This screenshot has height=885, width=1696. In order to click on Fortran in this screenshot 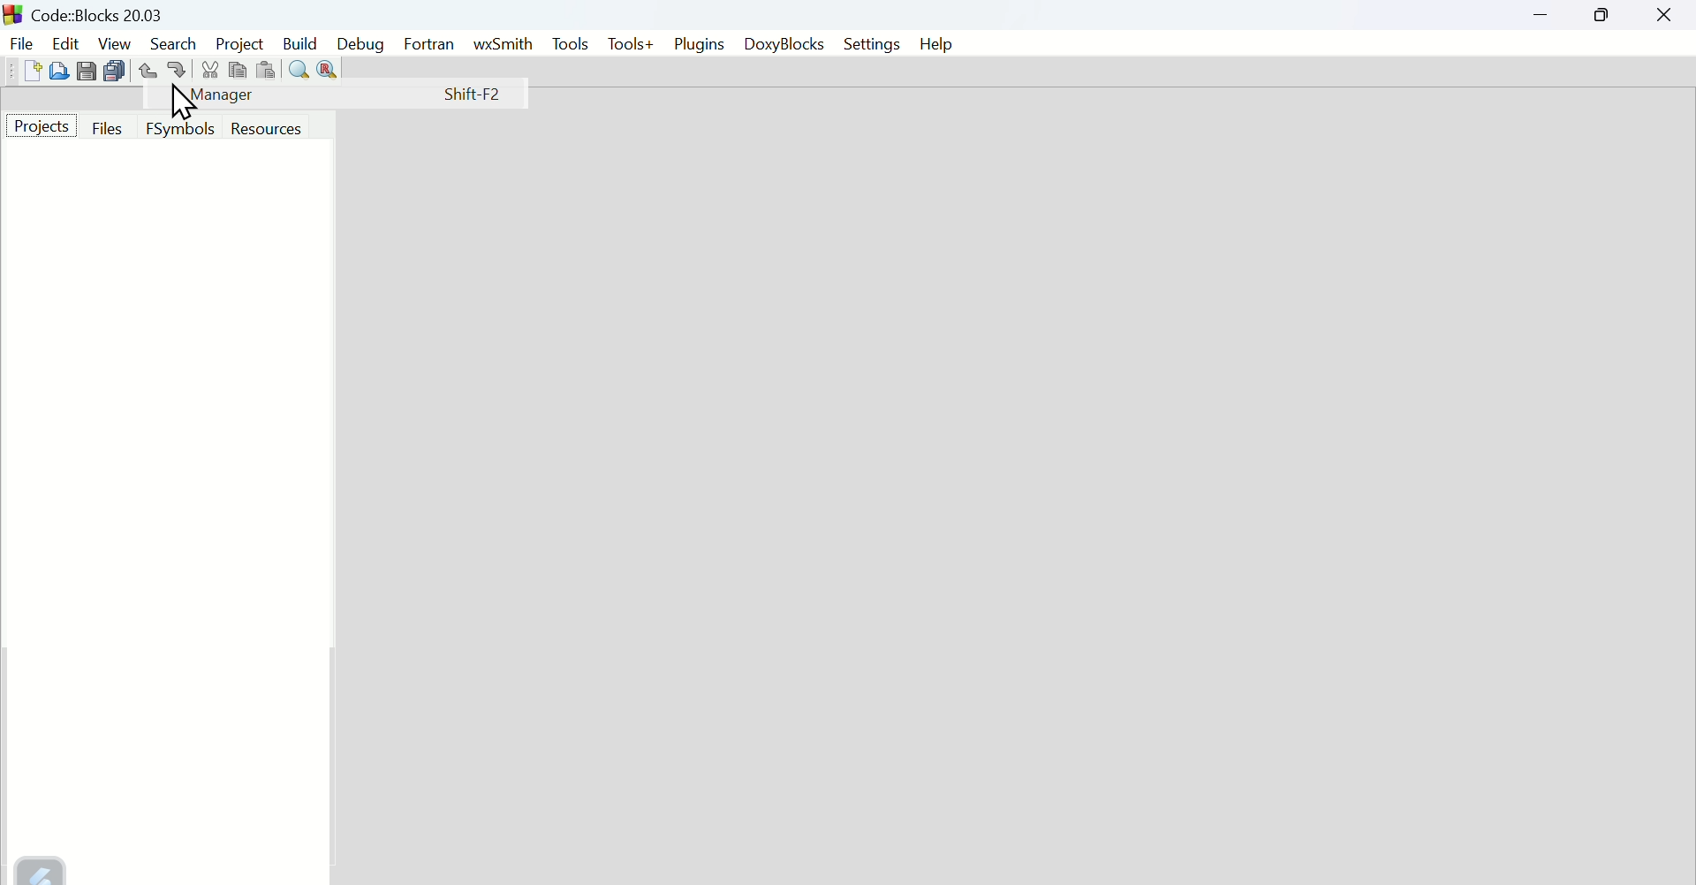, I will do `click(429, 45)`.